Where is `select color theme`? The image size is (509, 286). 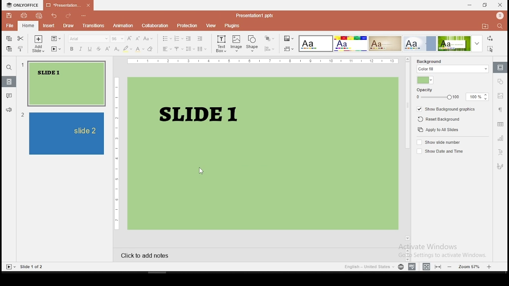
select color theme is located at coordinates (350, 43).